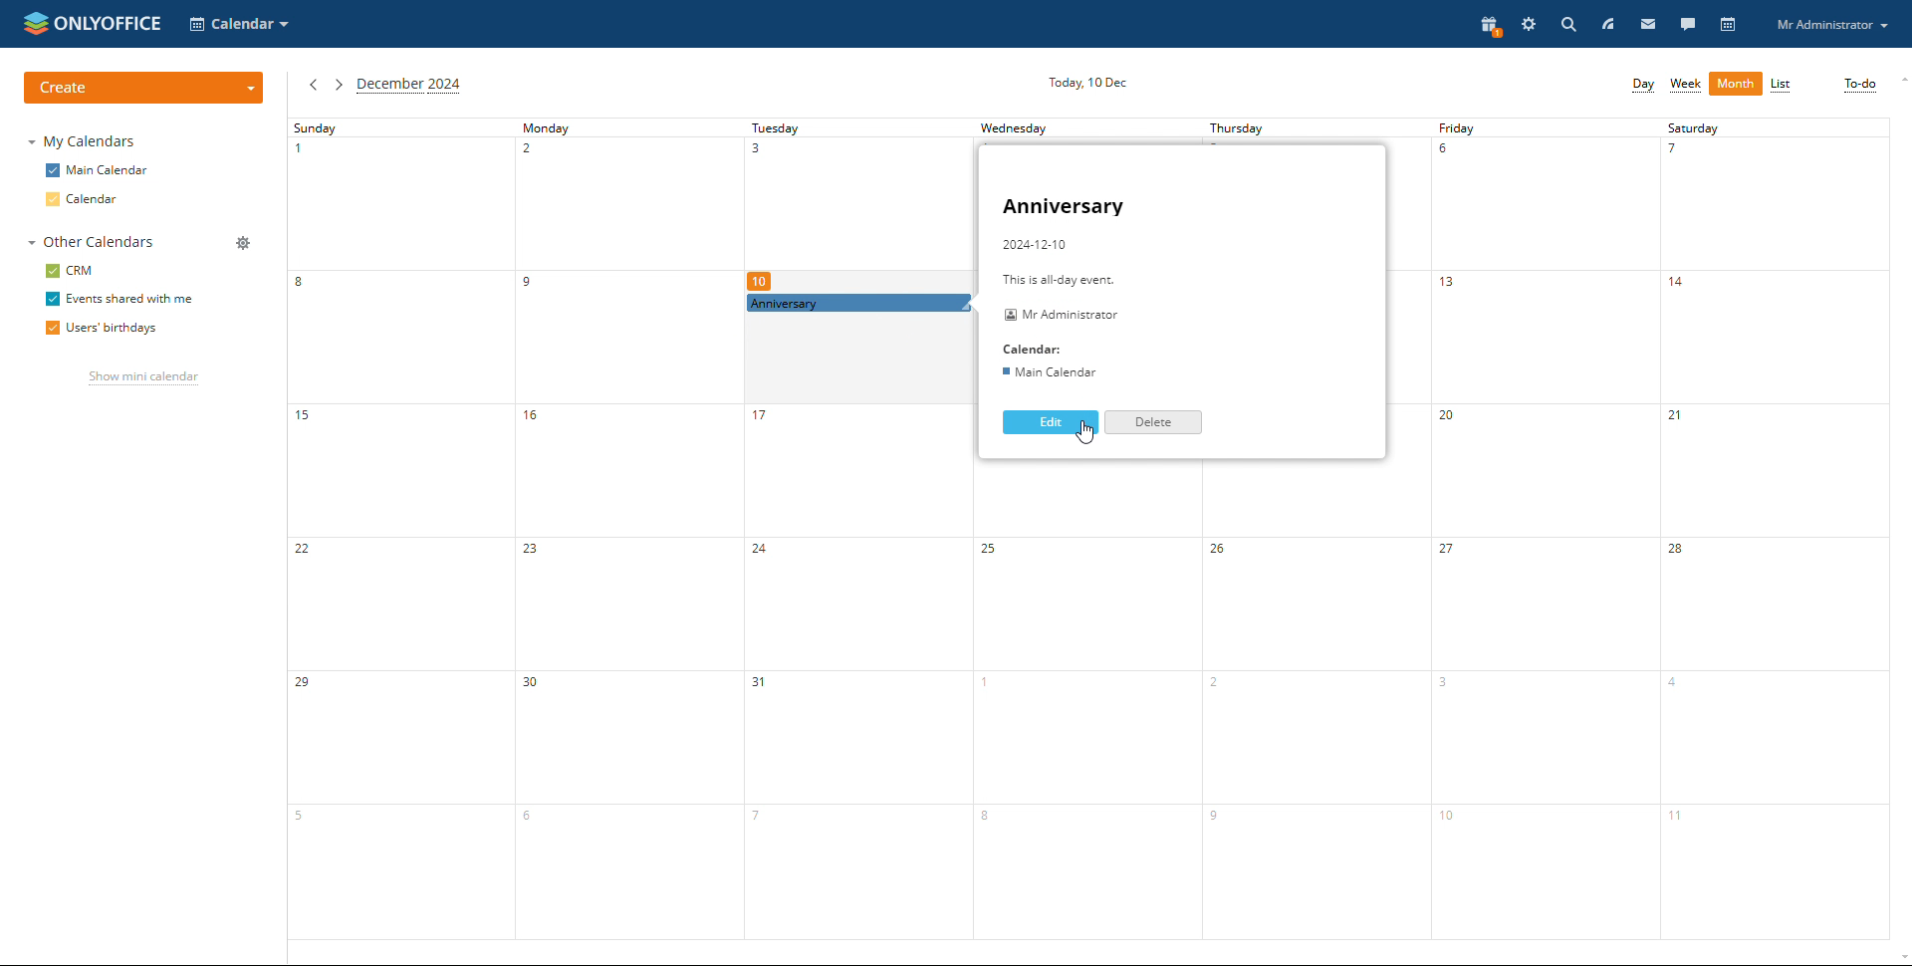 Image resolution: width=1912 pixels, height=966 pixels. Describe the element at coordinates (847, 208) in the screenshot. I see `tuesday` at that location.